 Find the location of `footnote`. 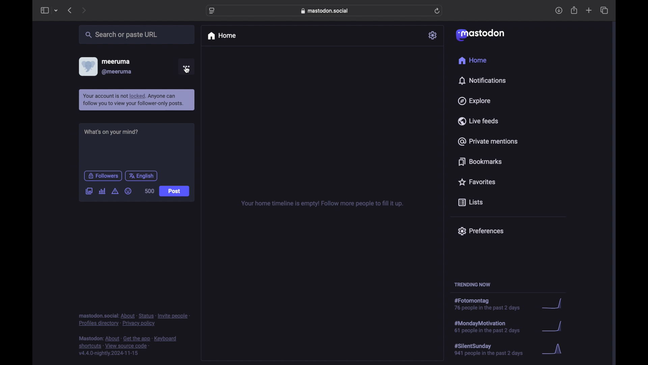

footnote is located at coordinates (128, 346).